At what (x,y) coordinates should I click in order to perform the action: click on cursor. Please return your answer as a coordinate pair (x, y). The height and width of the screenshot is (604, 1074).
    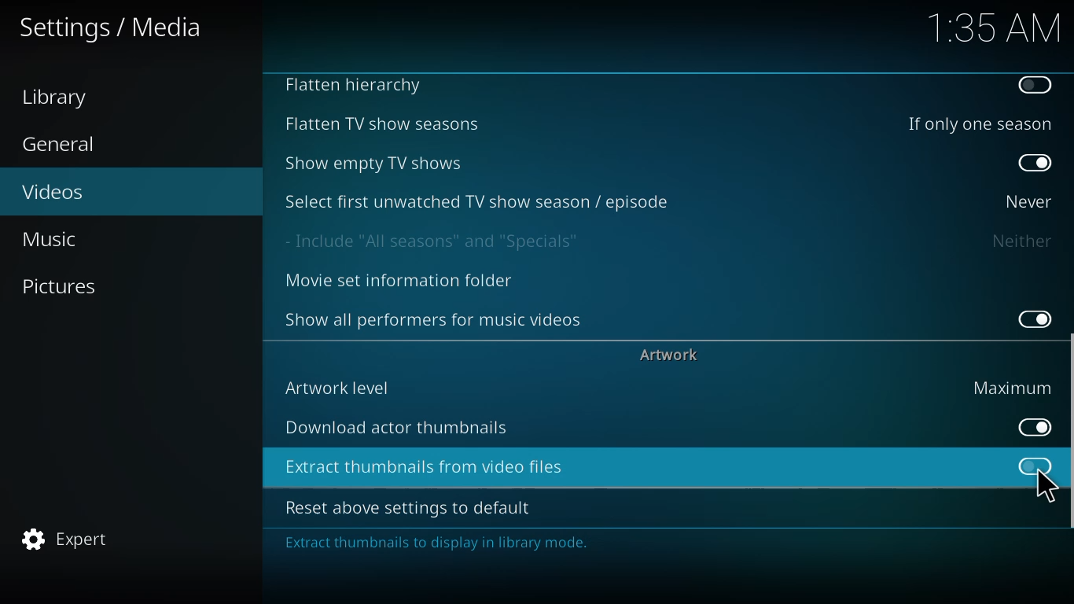
    Looking at the image, I should click on (1046, 486).